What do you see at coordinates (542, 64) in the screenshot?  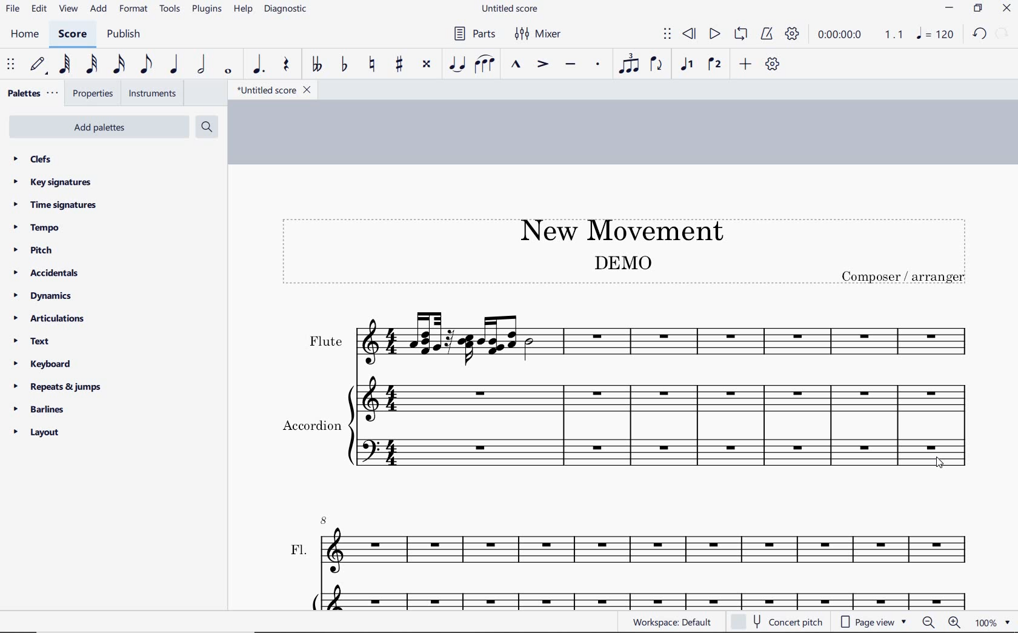 I see `accent` at bounding box center [542, 64].